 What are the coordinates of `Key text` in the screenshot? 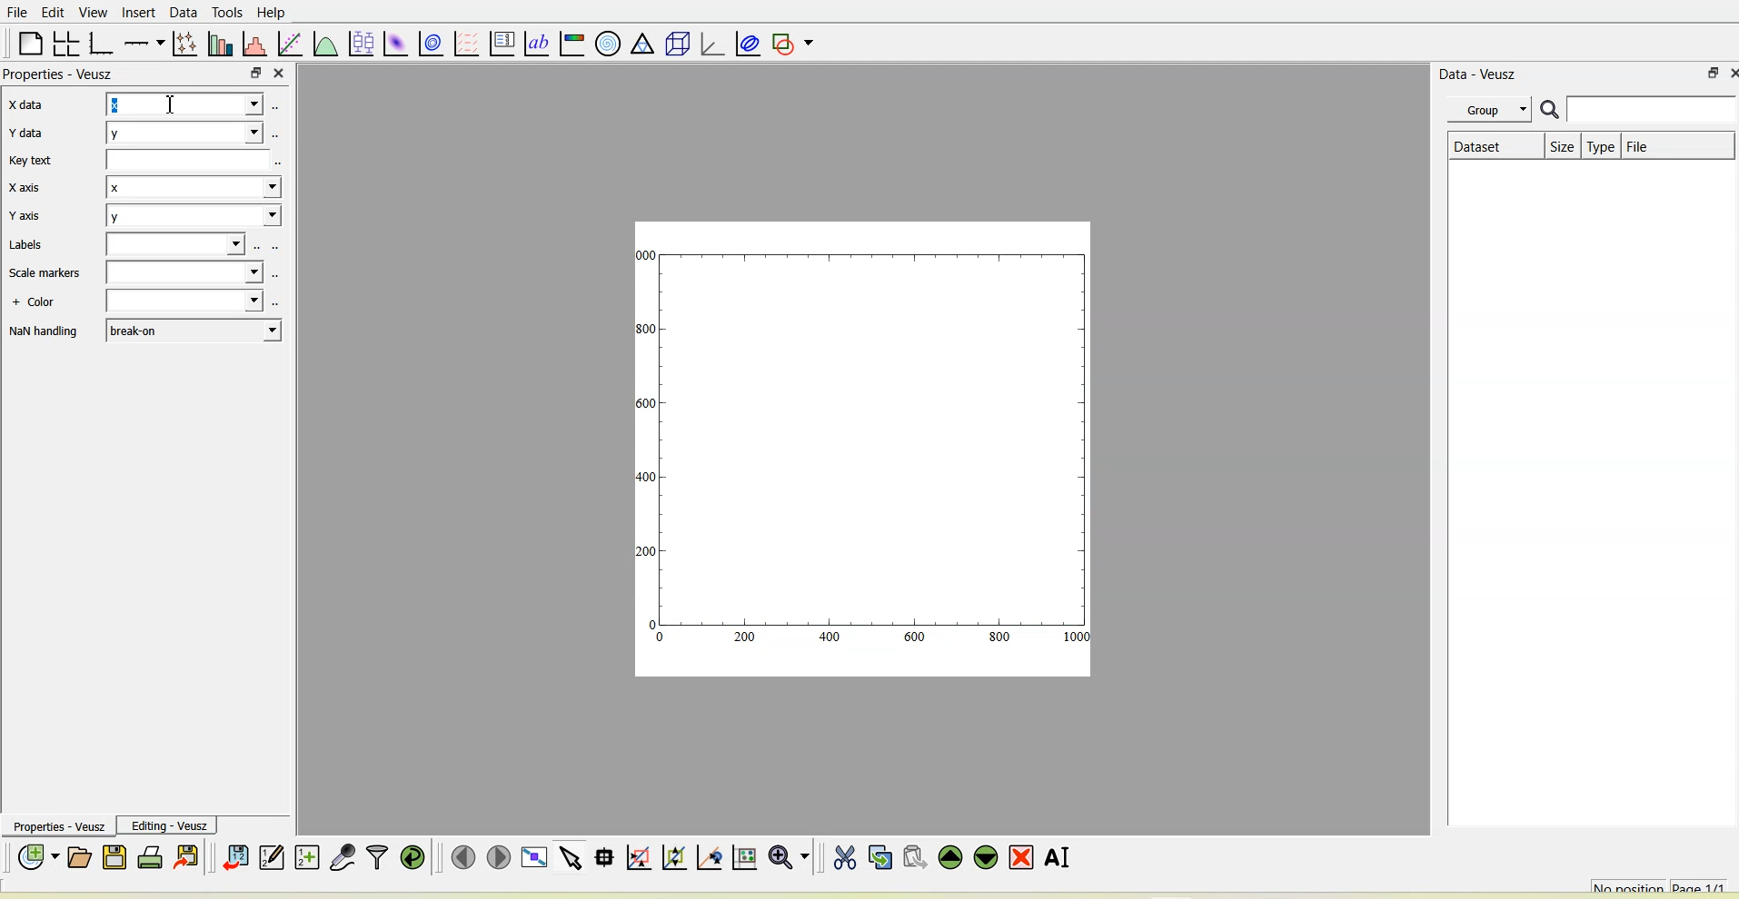 It's located at (33, 161).